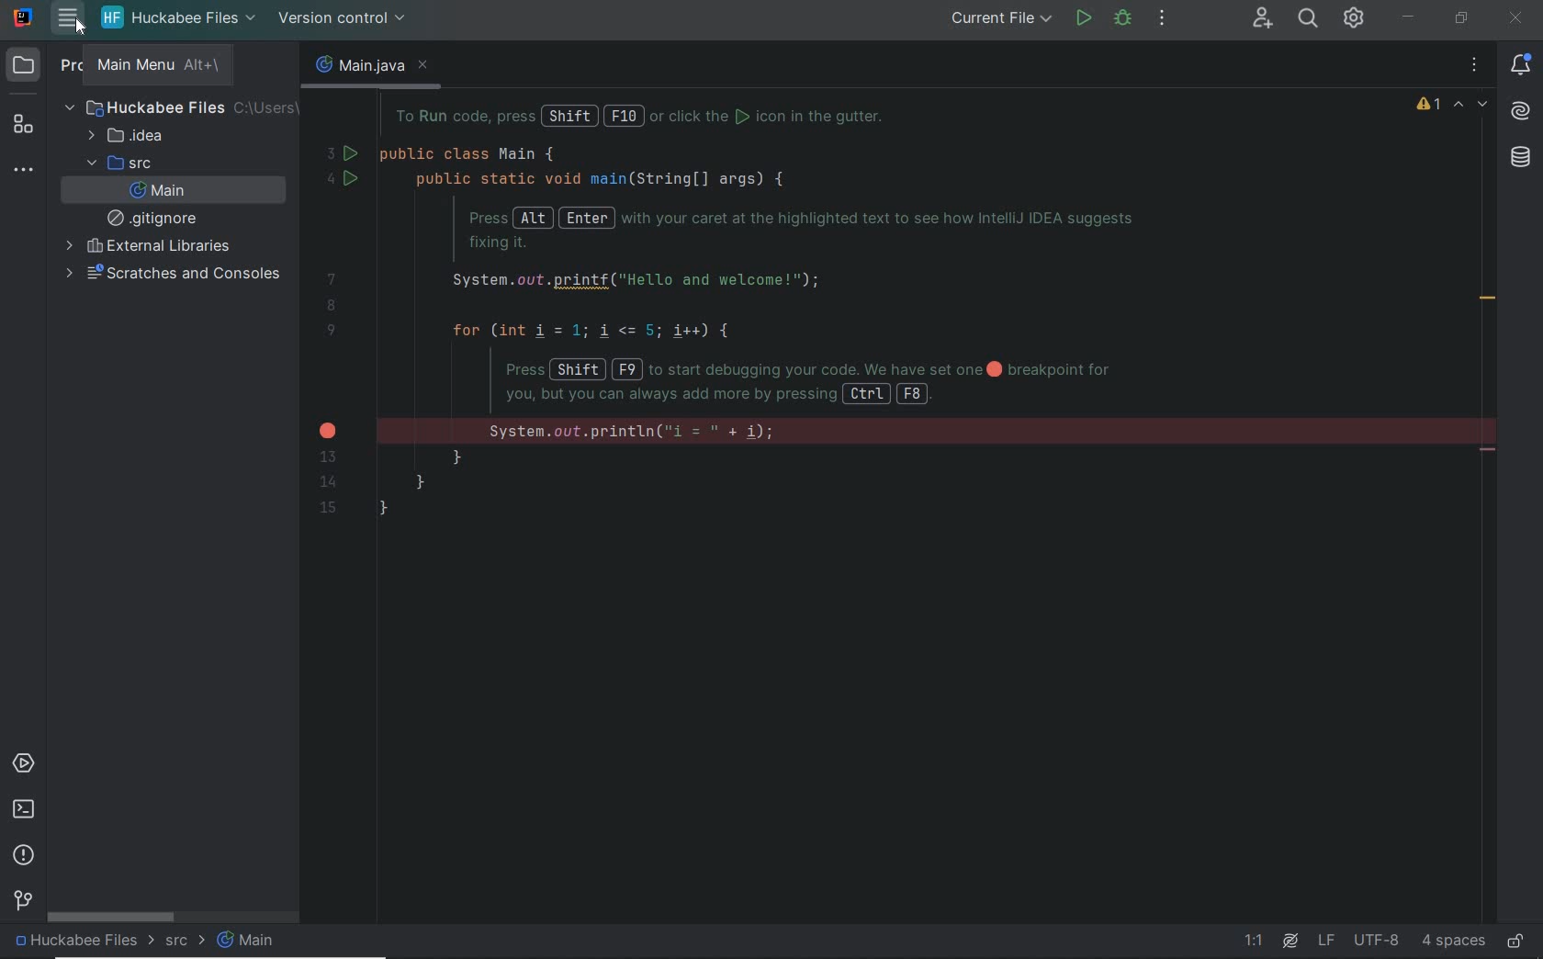 This screenshot has width=1543, height=959. I want to click on codes, so click(808, 308).